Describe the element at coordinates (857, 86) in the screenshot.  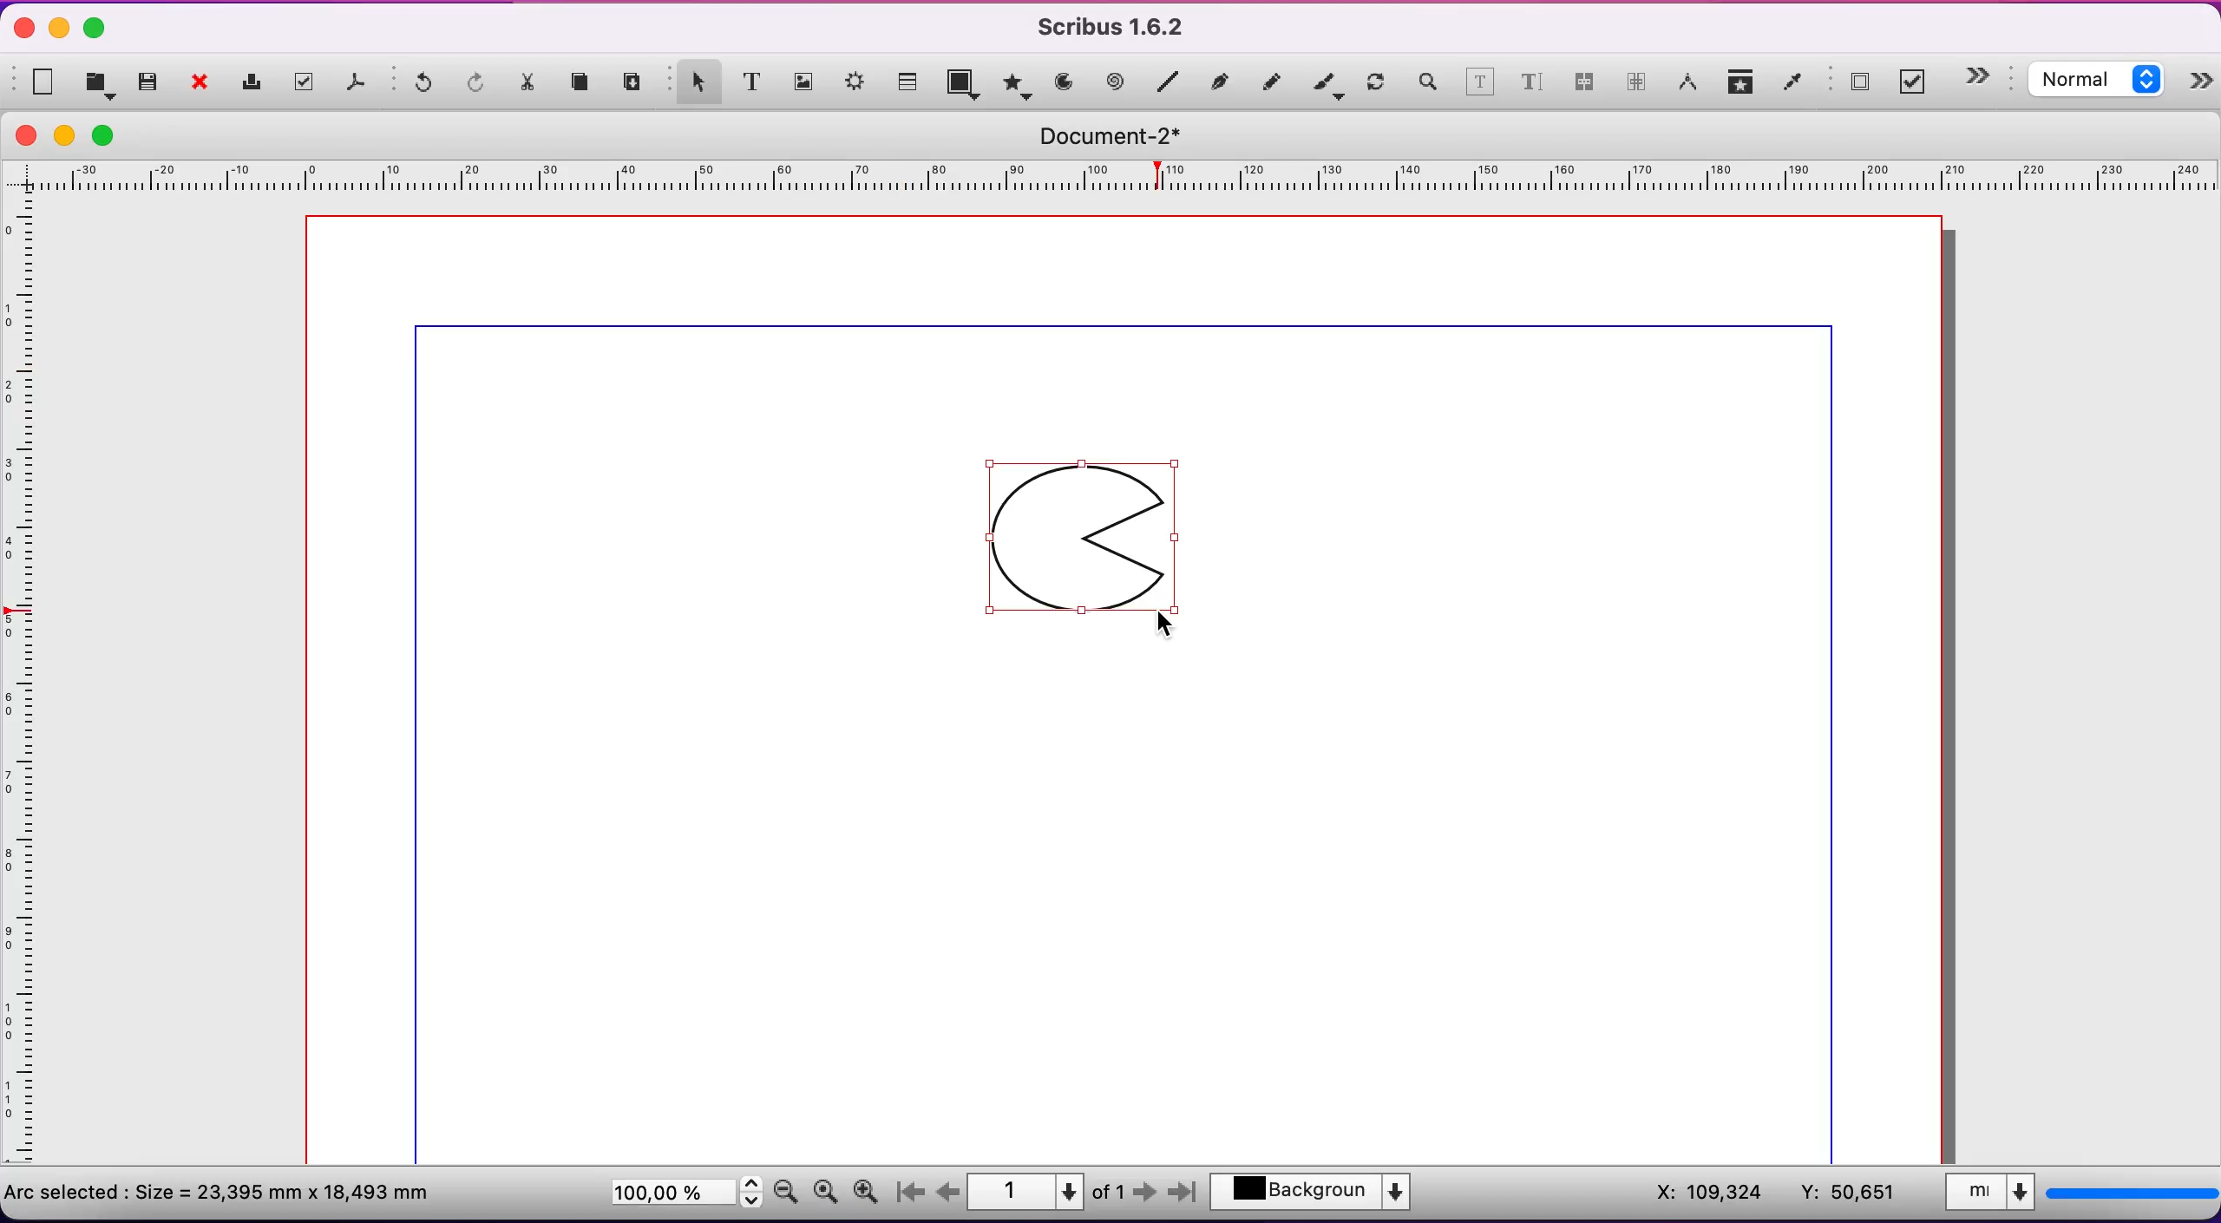
I see `render frame` at that location.